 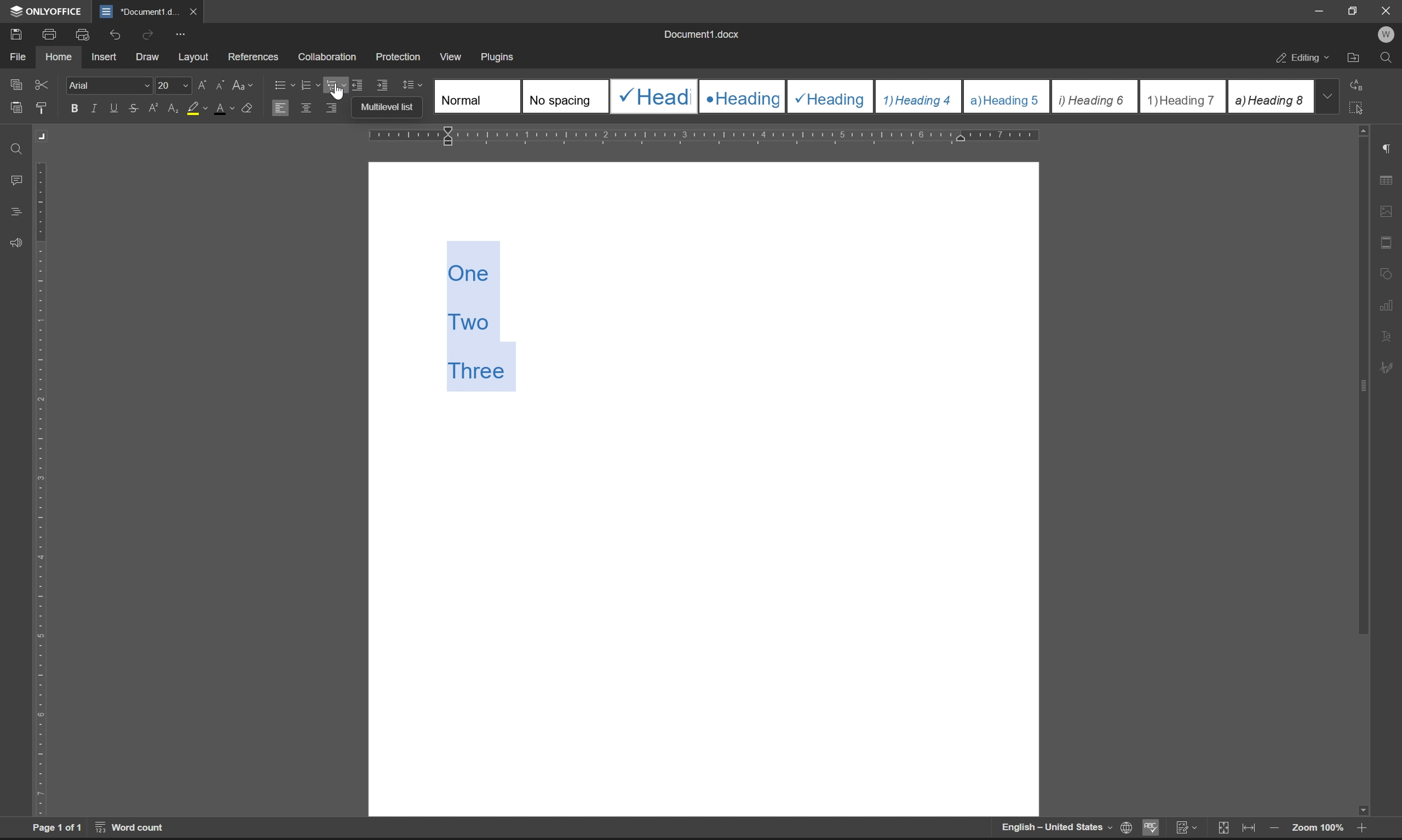 I want to click on font color, so click(x=225, y=108).